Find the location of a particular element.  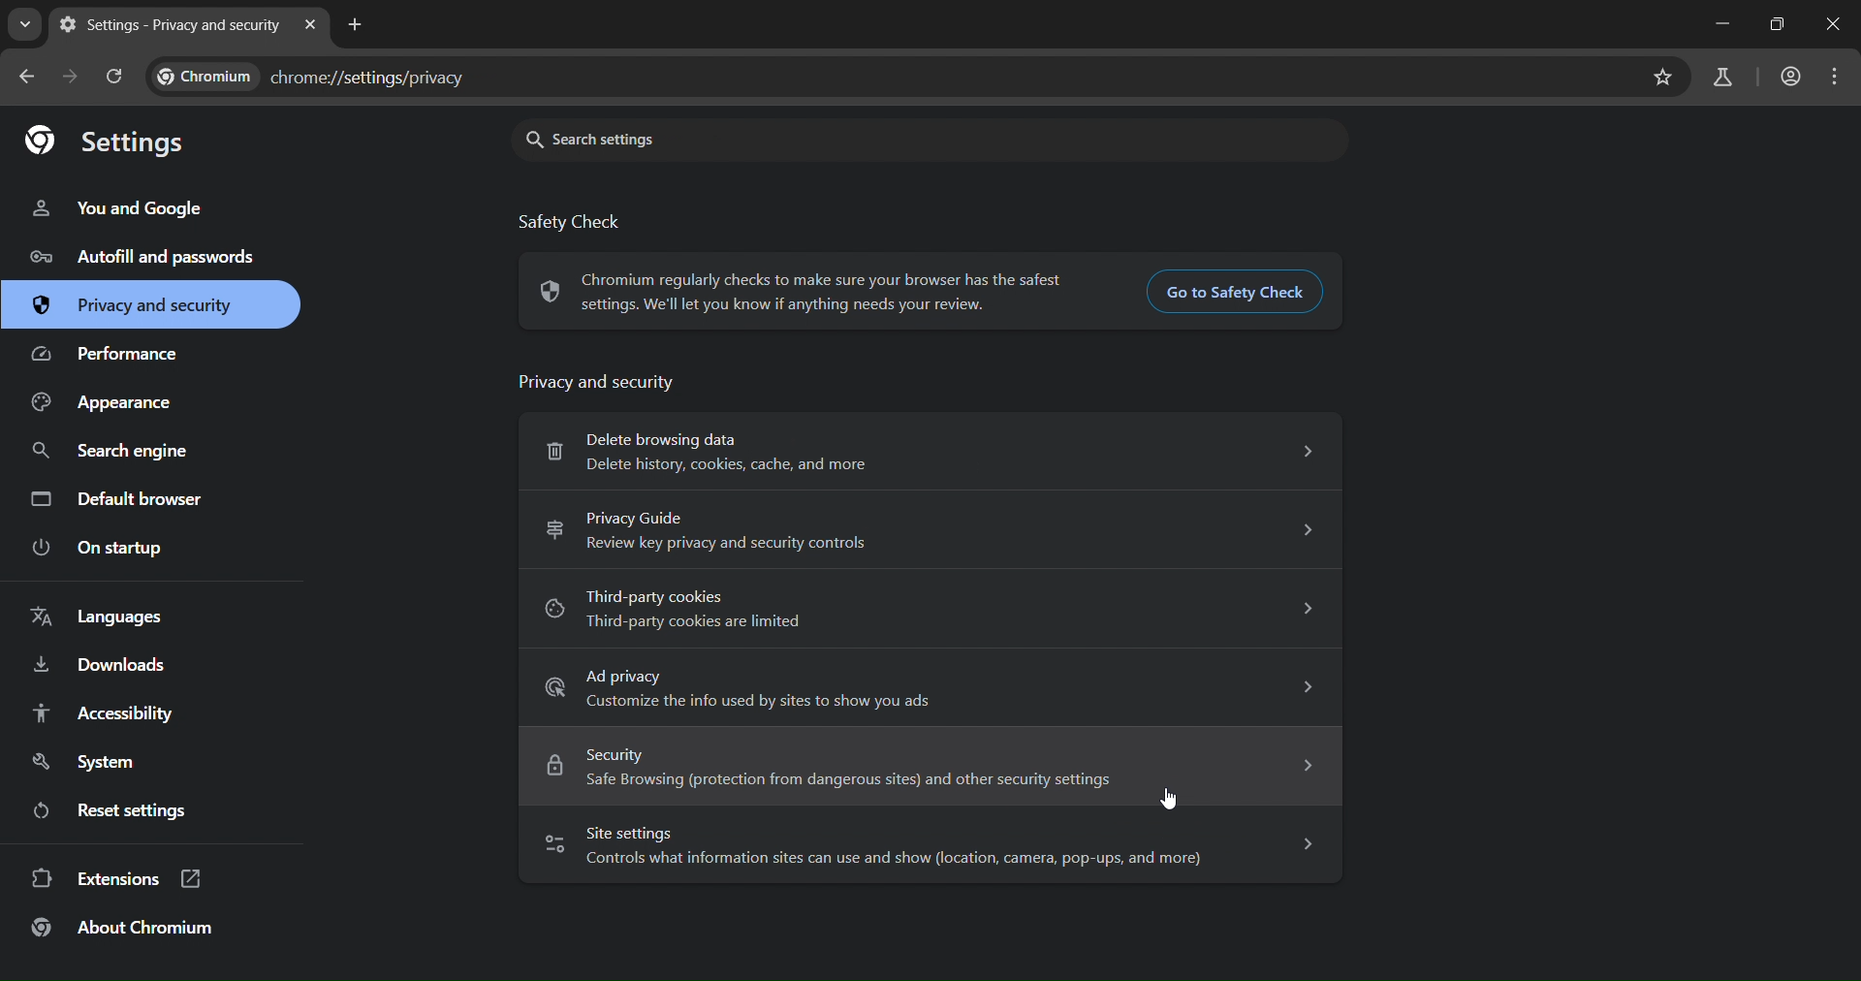

accessibility is located at coordinates (104, 712).